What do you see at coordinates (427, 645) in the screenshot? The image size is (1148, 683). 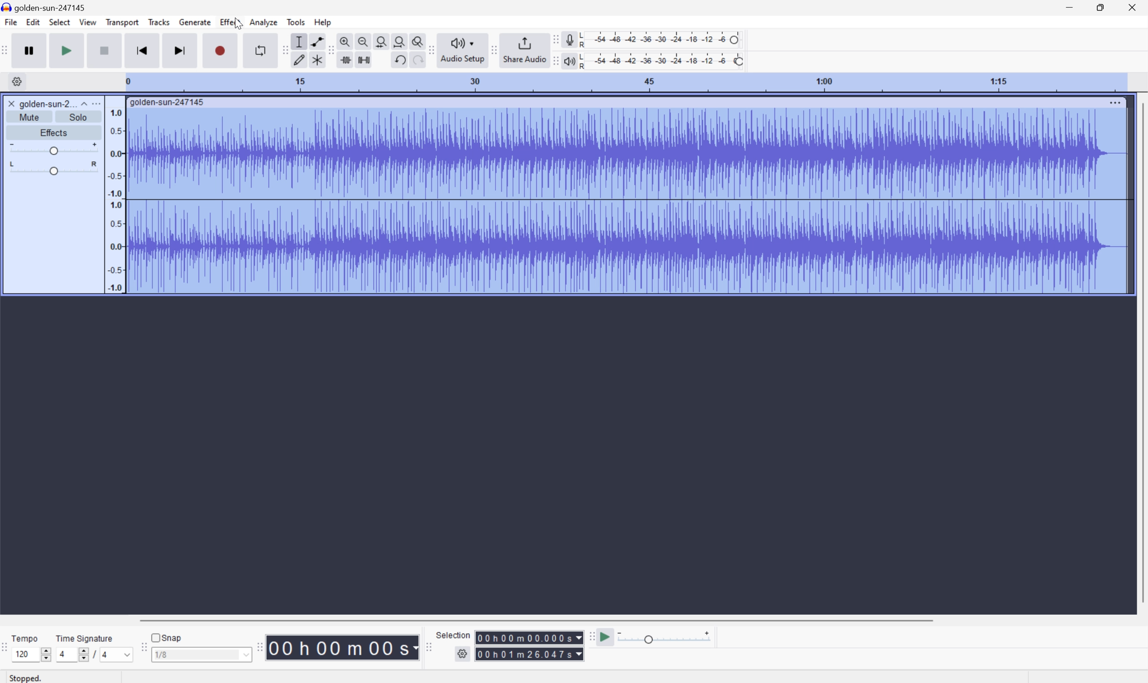 I see `Audacity selection toolbar` at bounding box center [427, 645].